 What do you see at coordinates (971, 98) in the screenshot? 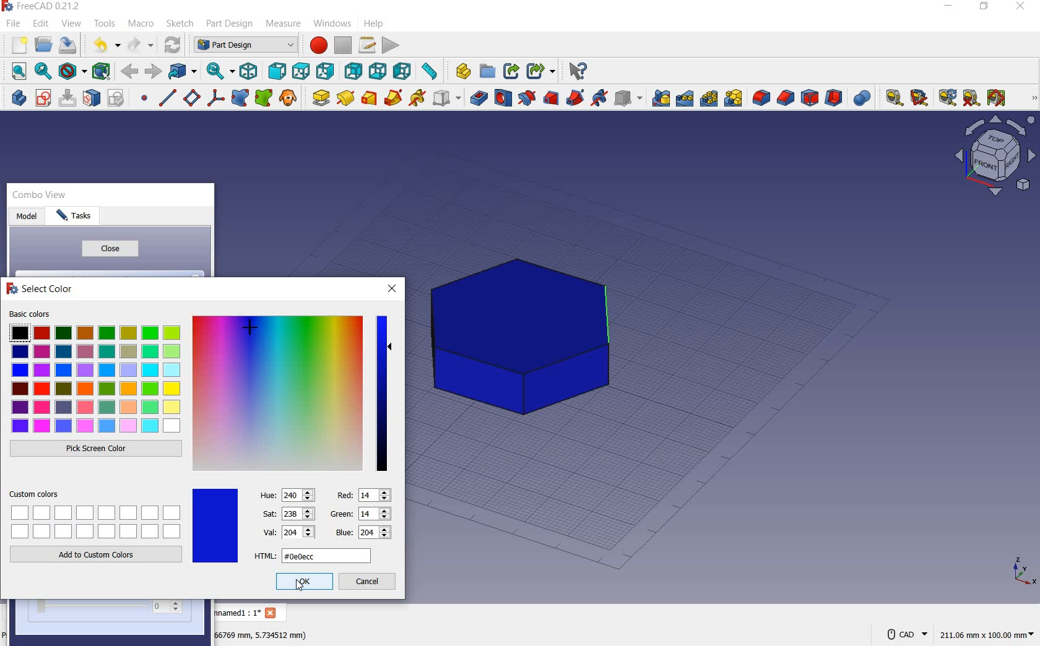
I see `clear all` at bounding box center [971, 98].